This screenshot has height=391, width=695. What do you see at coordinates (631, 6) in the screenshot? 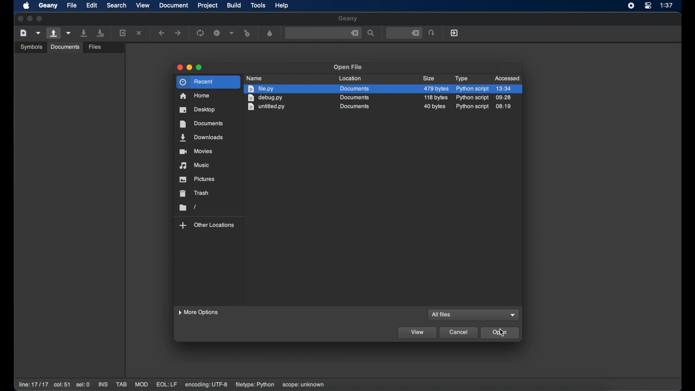
I see `screen recorder icons` at bounding box center [631, 6].